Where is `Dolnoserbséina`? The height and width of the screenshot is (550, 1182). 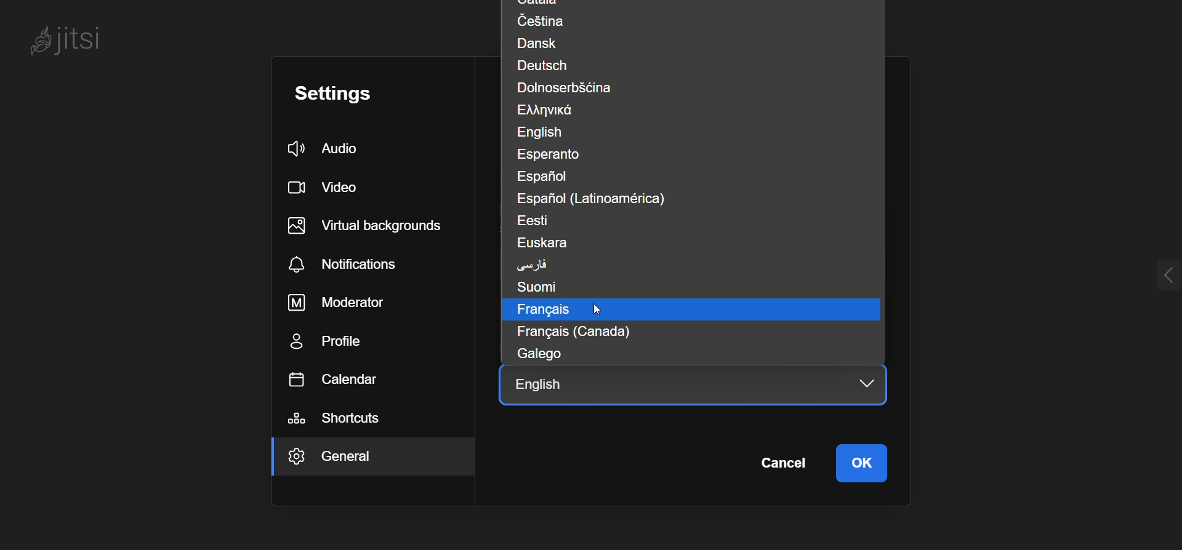
Dolnoserbséina is located at coordinates (573, 86).